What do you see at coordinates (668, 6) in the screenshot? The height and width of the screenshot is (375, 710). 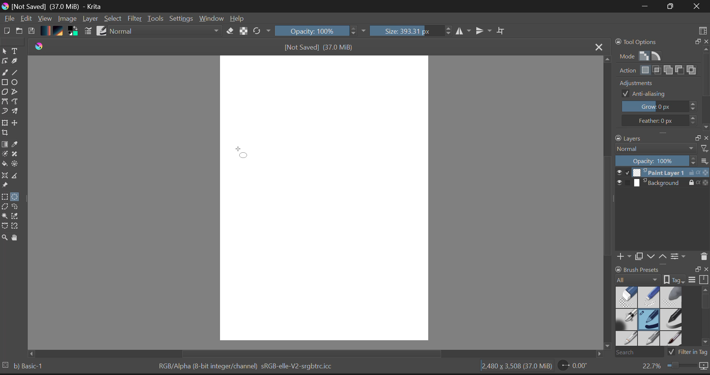 I see `Minimize` at bounding box center [668, 6].